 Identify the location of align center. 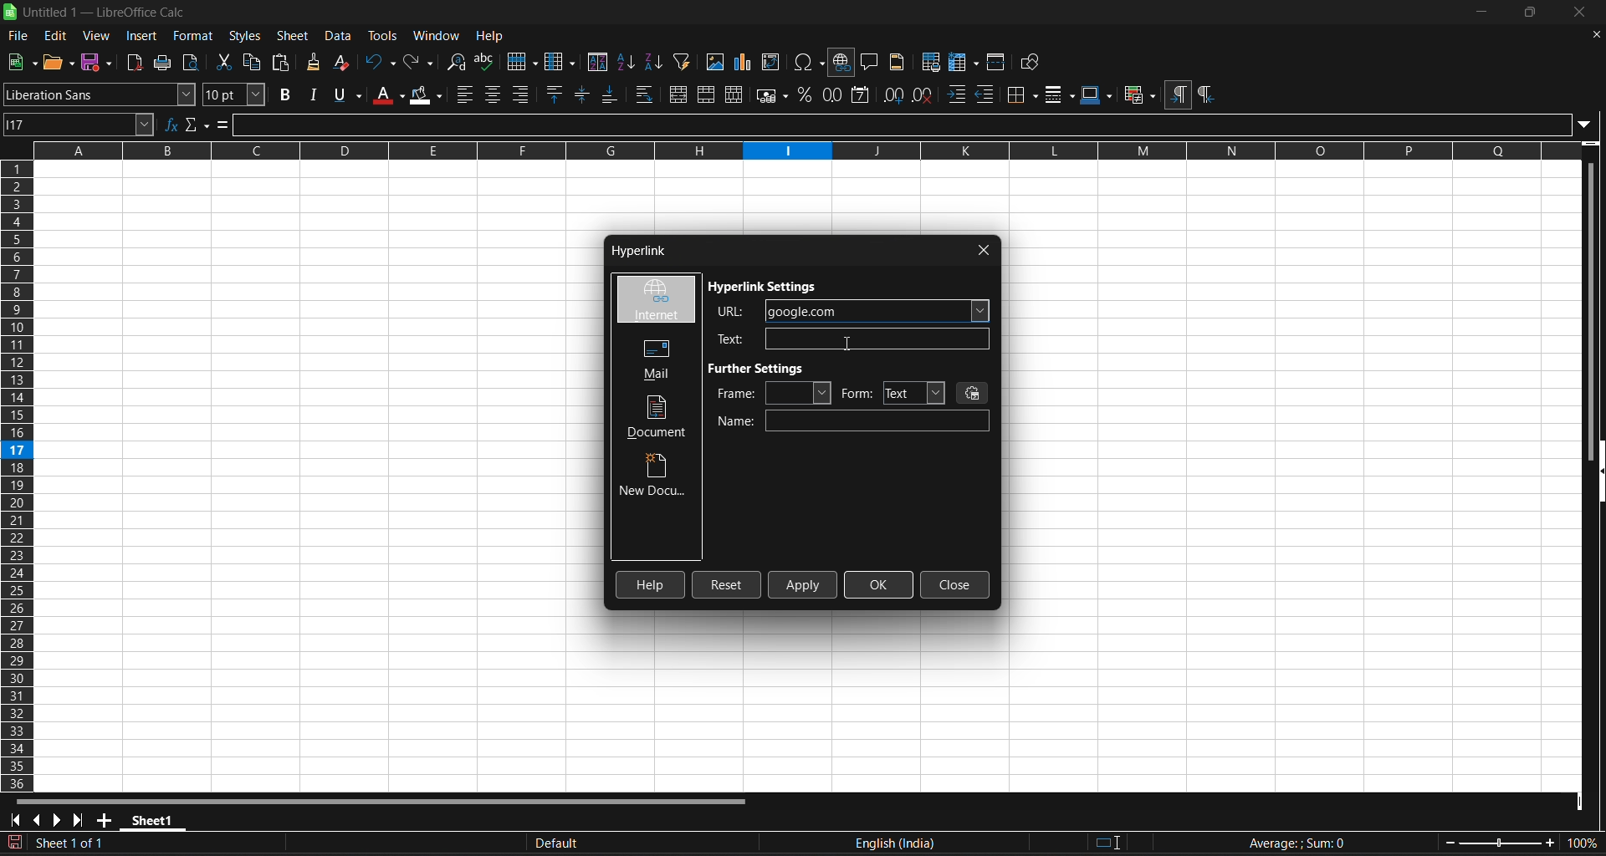
(494, 94).